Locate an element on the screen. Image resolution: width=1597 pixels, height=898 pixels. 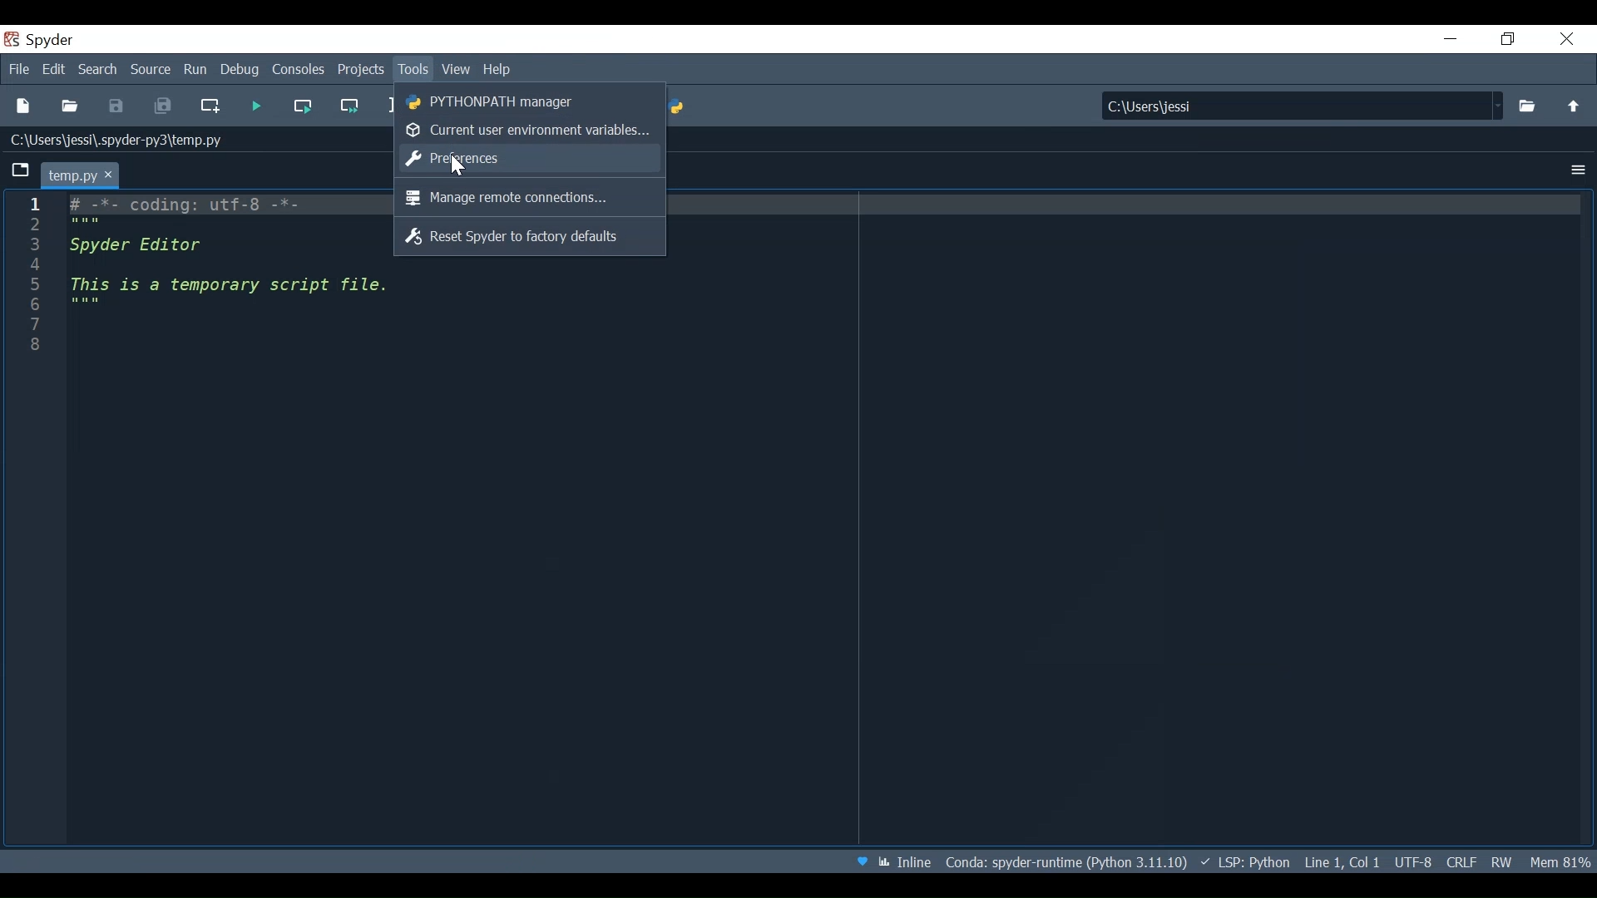
File Permissions is located at coordinates (1501, 862).